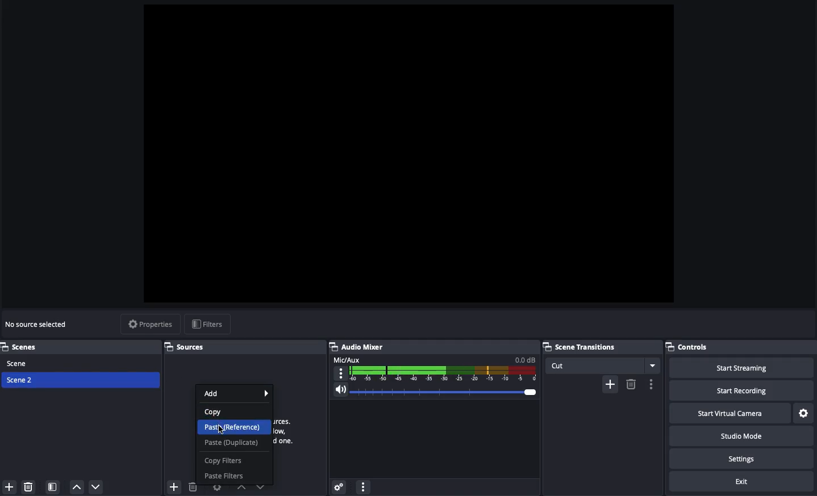 This screenshot has height=496, width=817. What do you see at coordinates (803, 411) in the screenshot?
I see `Settings` at bounding box center [803, 411].